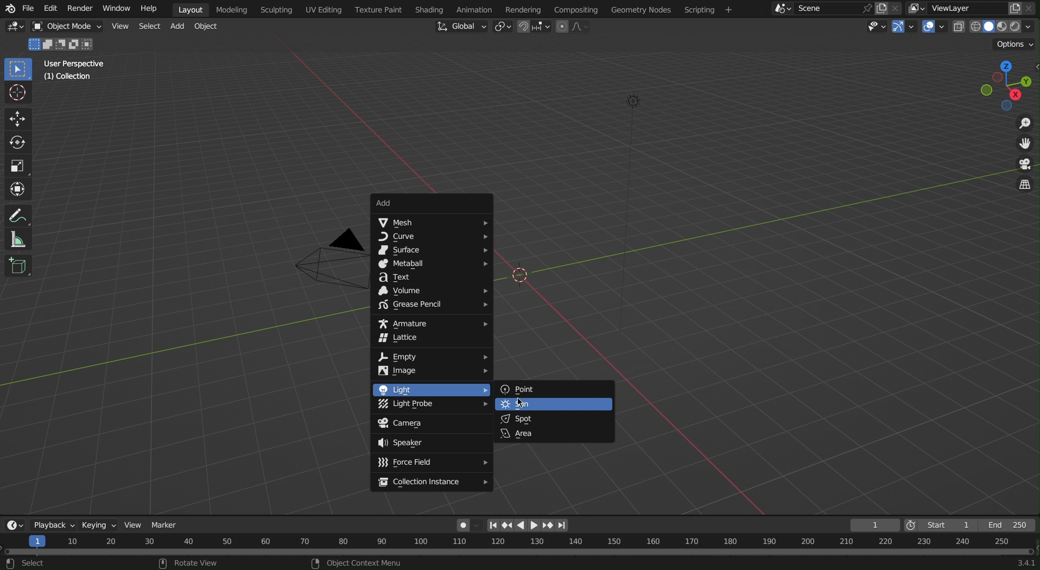  Describe the element at coordinates (881, 8) in the screenshot. I see `copy` at that location.